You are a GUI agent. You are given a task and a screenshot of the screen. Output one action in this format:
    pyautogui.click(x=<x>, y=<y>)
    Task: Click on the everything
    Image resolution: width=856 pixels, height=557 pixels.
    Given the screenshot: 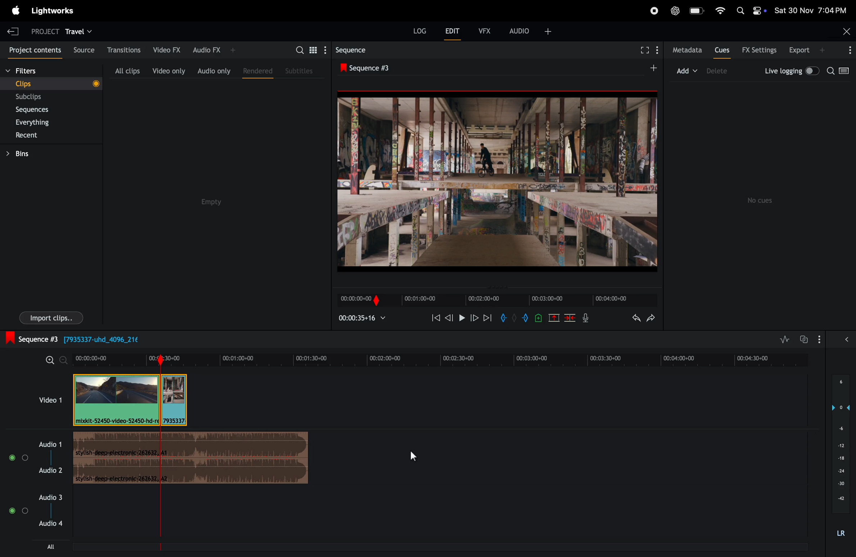 What is the action you would take?
    pyautogui.click(x=44, y=122)
    